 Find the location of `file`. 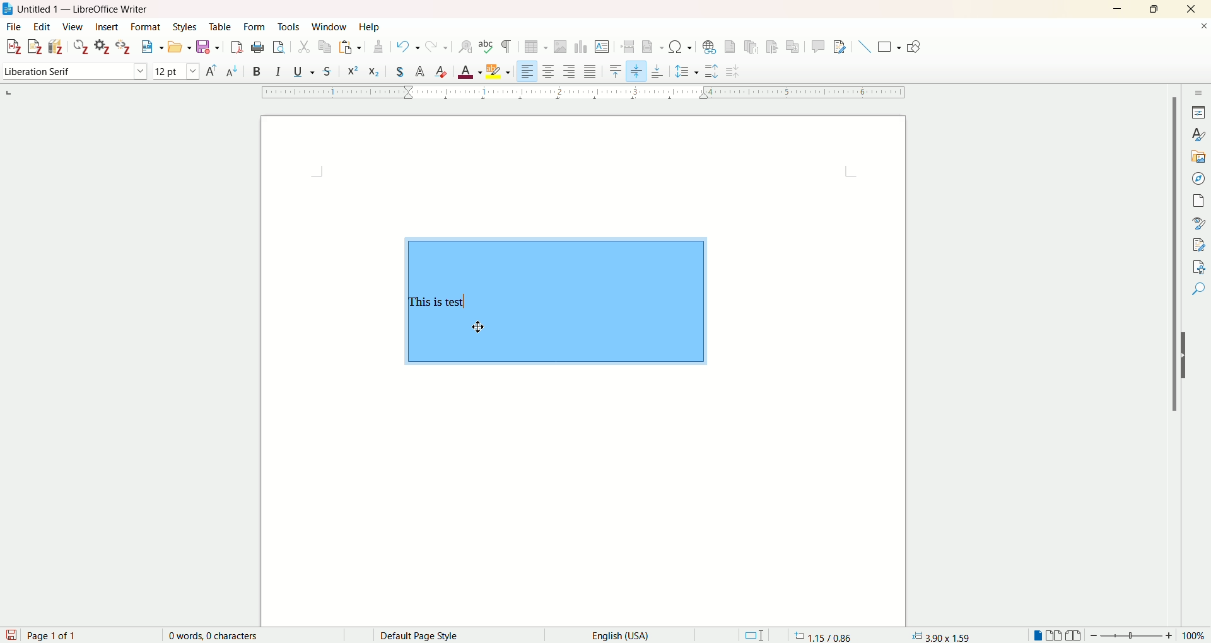

file is located at coordinates (13, 26).